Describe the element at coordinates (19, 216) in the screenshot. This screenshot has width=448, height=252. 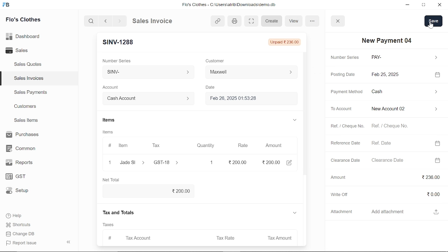
I see `Help` at that location.